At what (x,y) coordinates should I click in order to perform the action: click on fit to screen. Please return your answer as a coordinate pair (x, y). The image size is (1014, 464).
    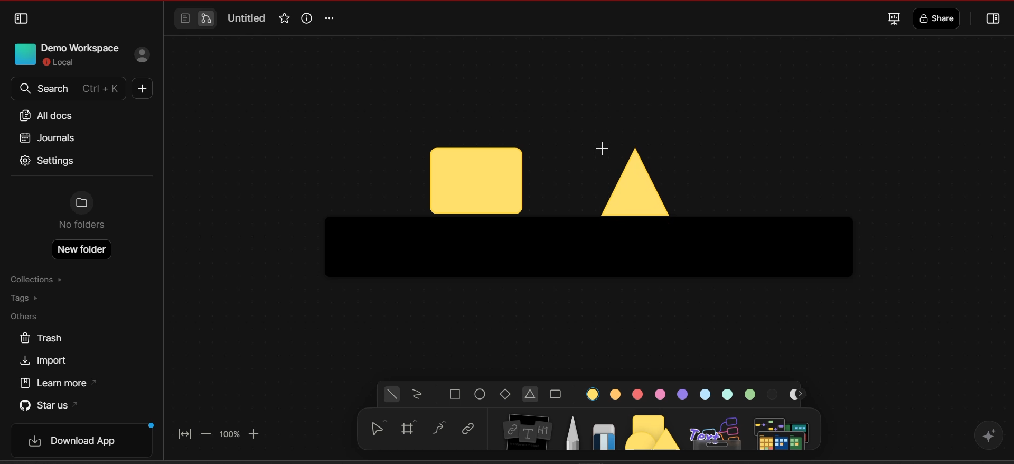
    Looking at the image, I should click on (187, 432).